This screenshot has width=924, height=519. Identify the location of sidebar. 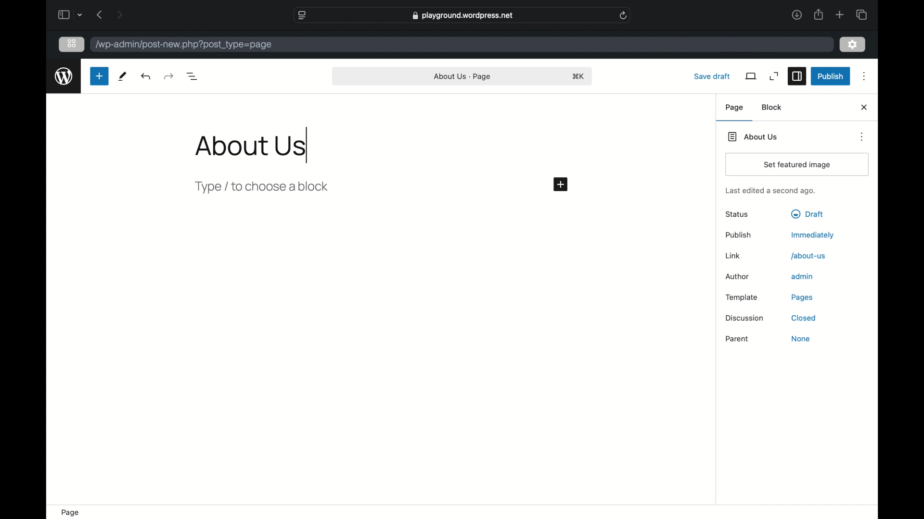
(797, 77).